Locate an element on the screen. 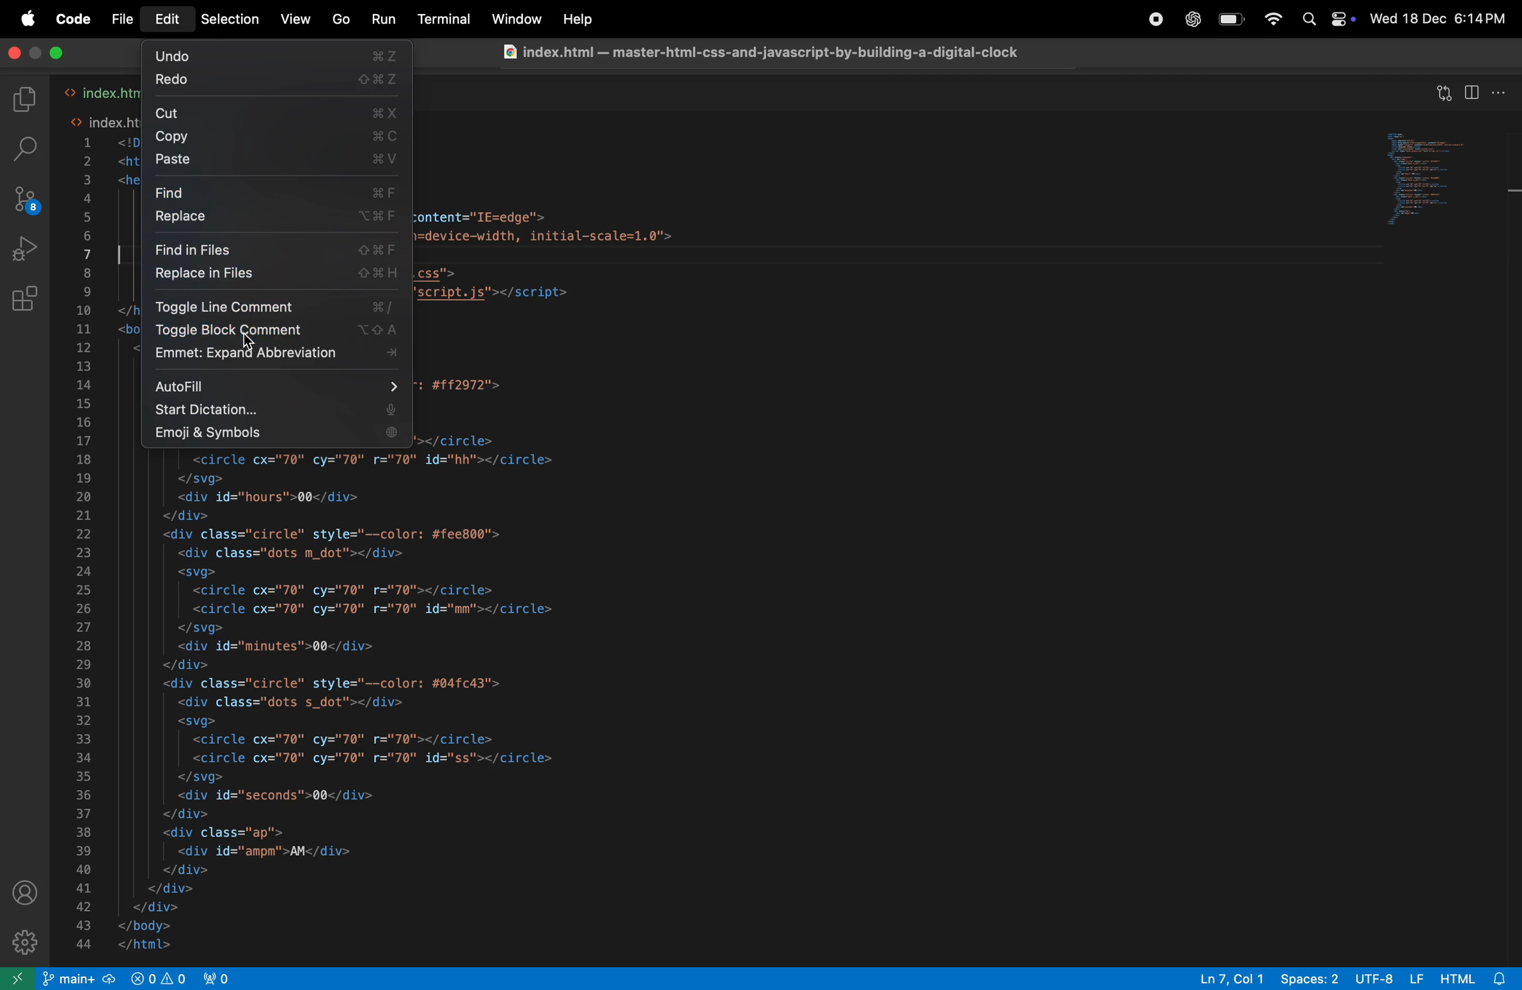  redo is located at coordinates (272, 82).